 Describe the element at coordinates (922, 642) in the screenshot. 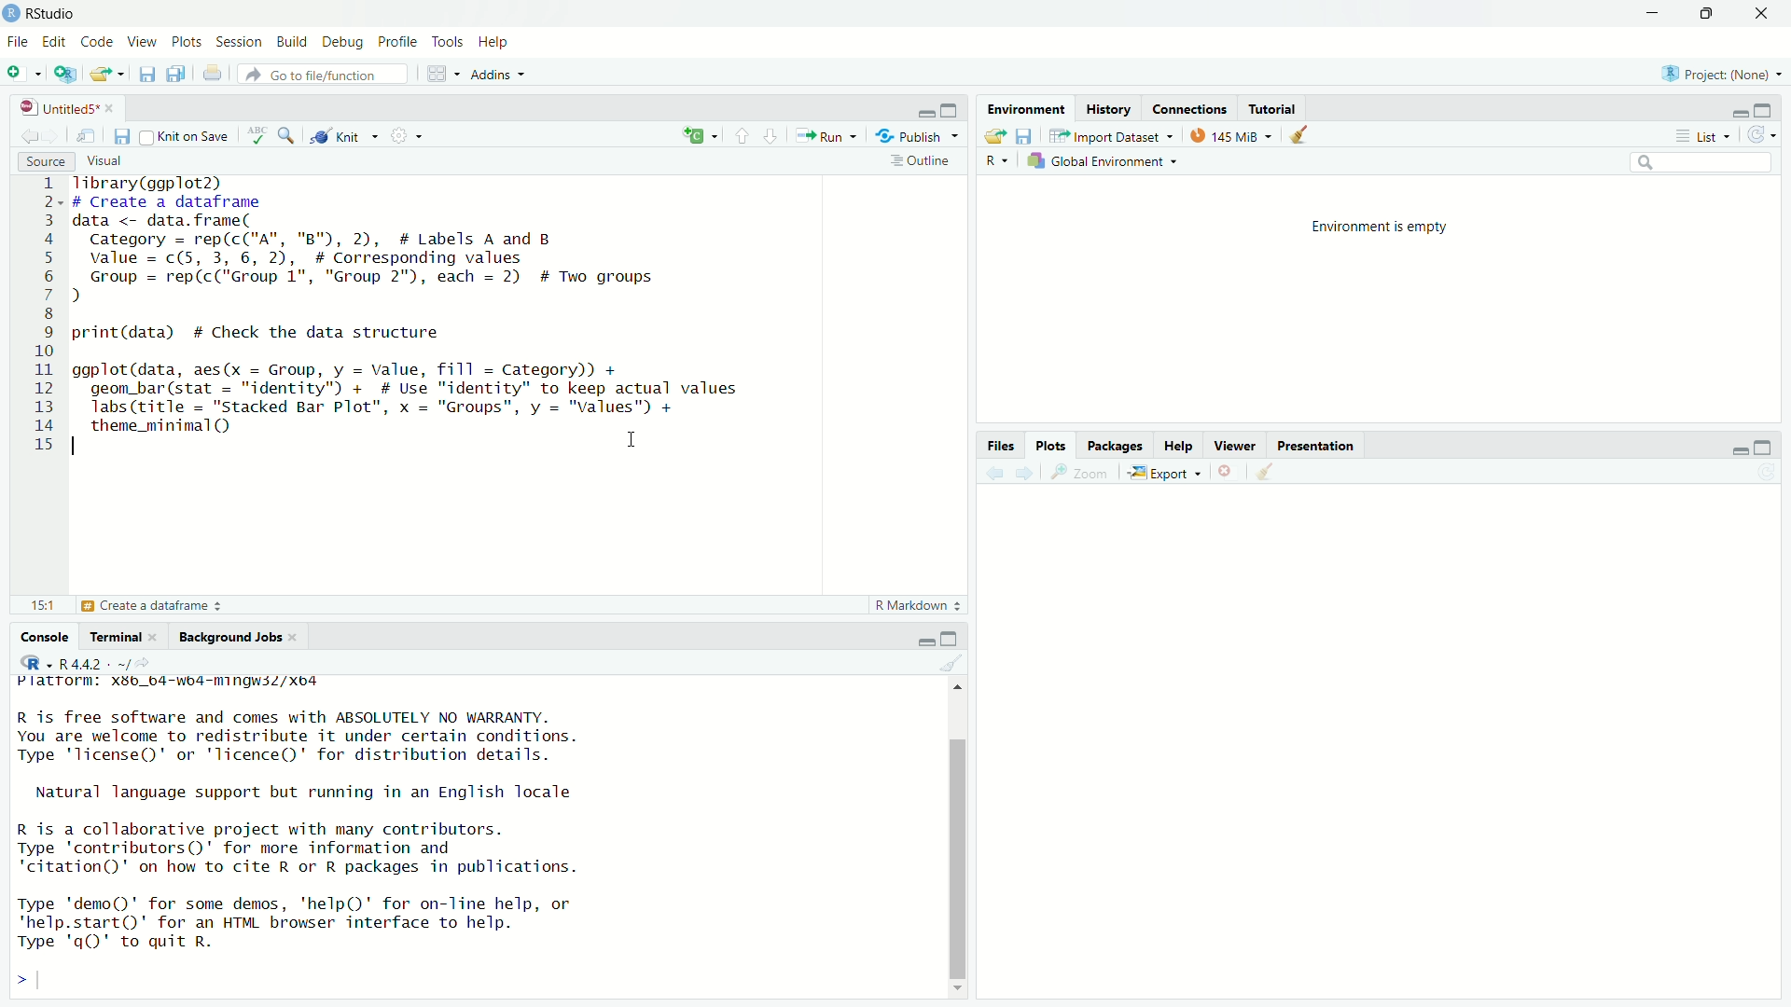

I see `Minimize` at that location.